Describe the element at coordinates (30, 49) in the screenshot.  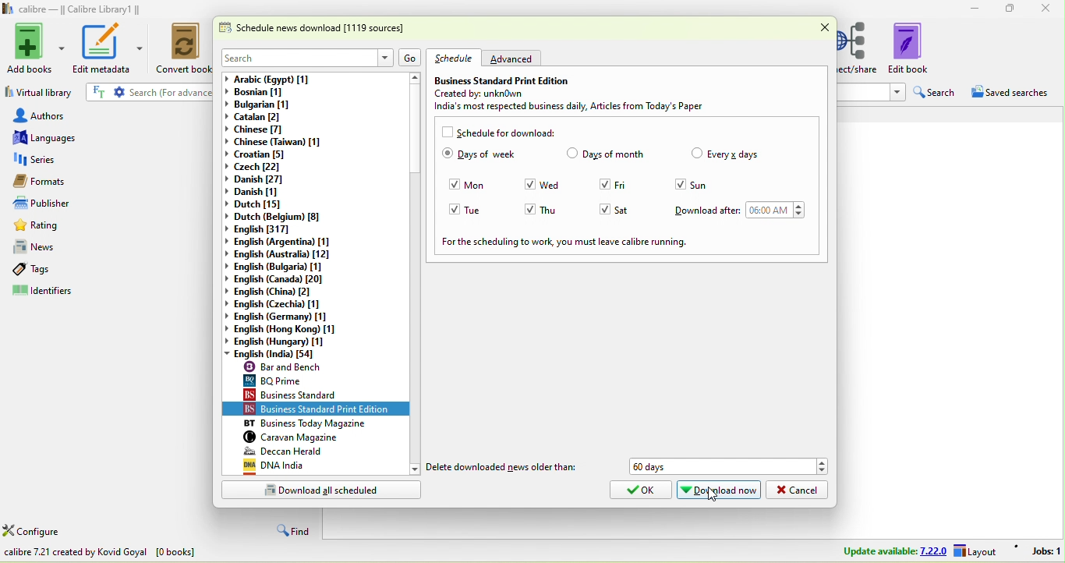
I see `add books` at that location.